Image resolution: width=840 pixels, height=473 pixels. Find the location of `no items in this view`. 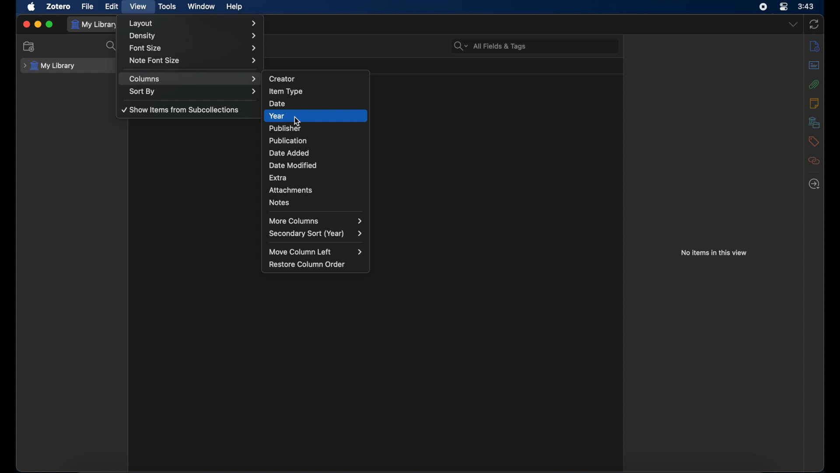

no items in this view is located at coordinates (714, 252).